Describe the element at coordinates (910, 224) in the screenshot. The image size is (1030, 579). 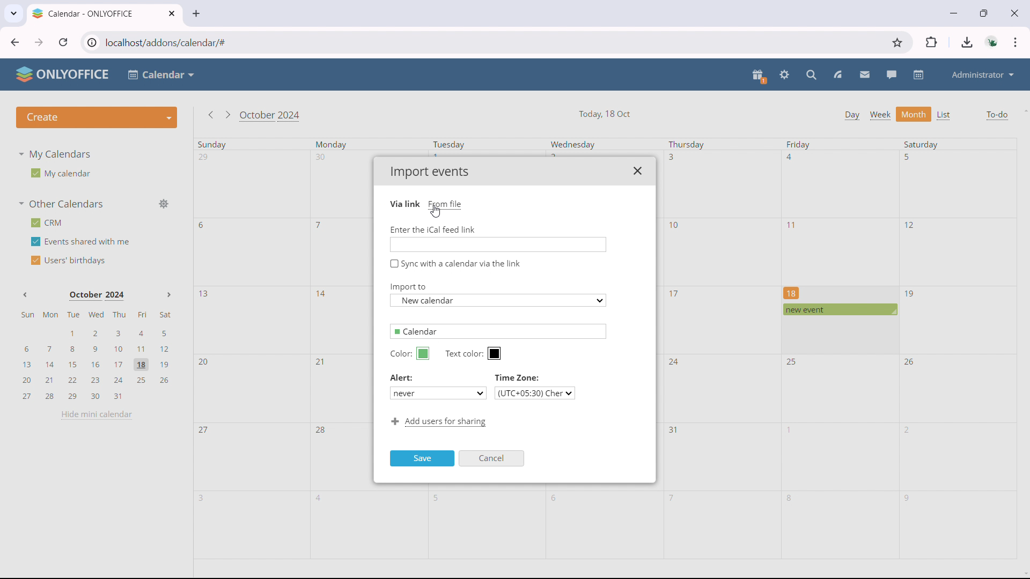
I see `12` at that location.